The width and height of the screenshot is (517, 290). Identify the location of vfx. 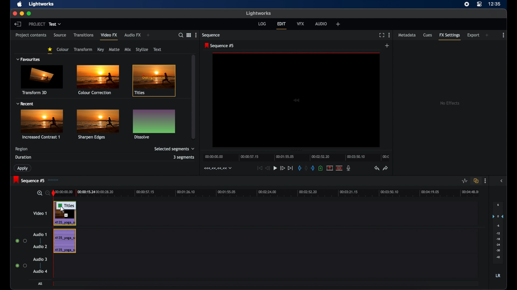
(301, 24).